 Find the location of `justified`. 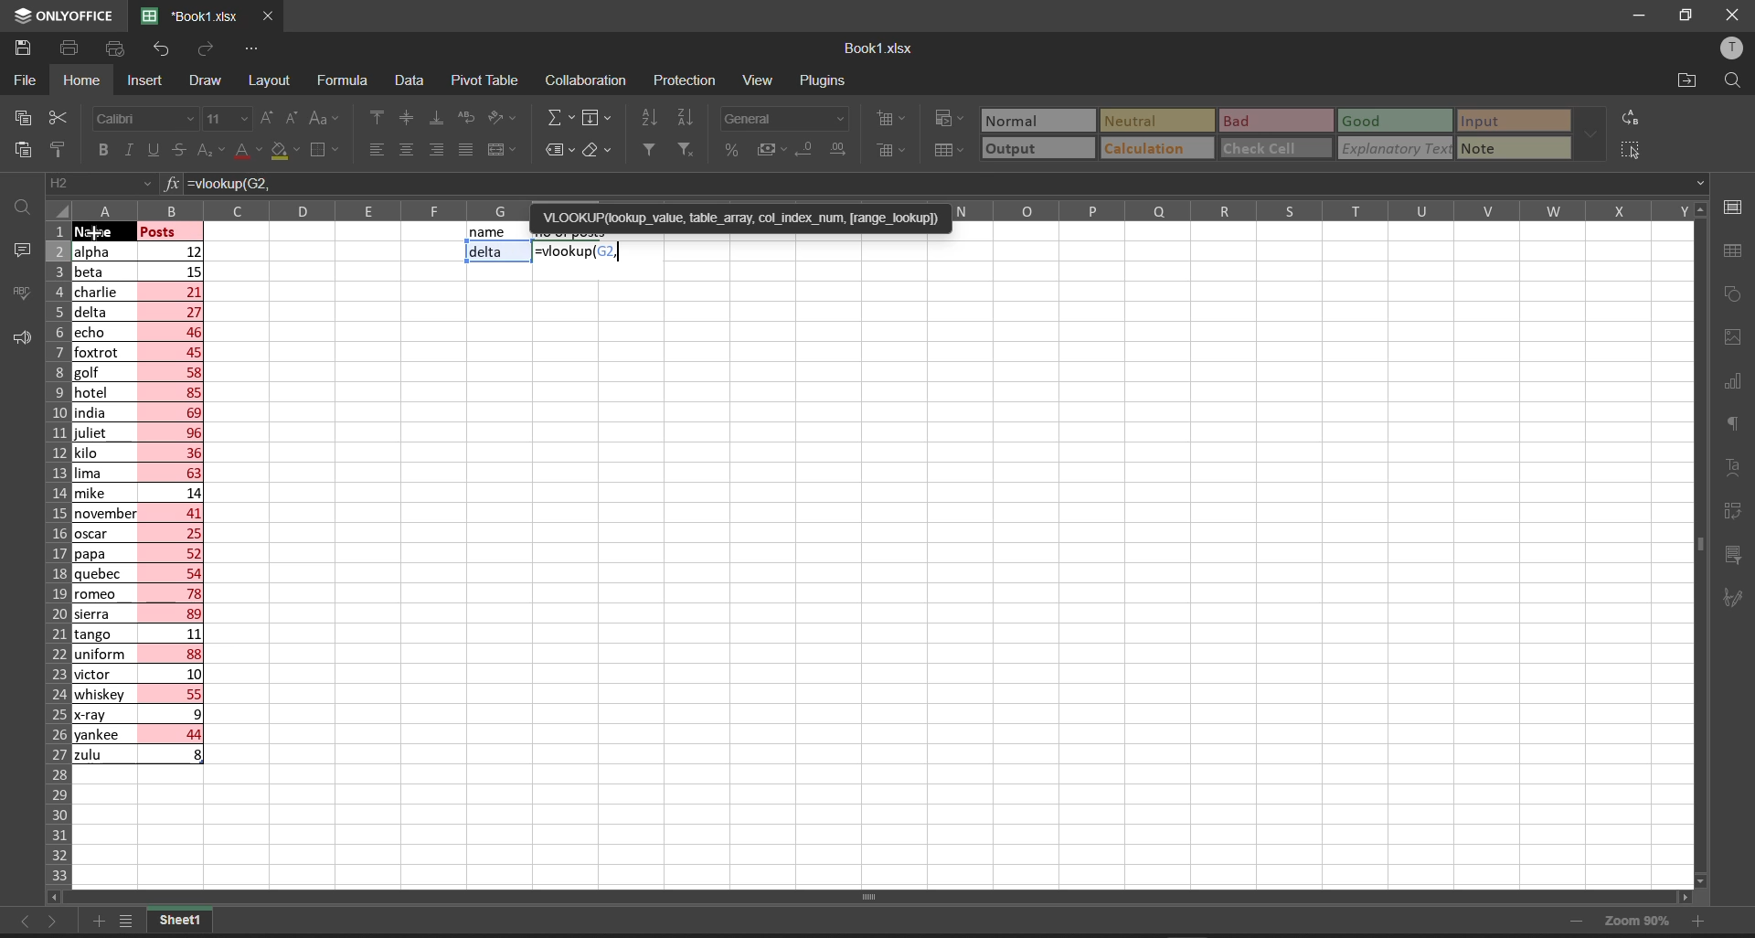

justified is located at coordinates (464, 150).